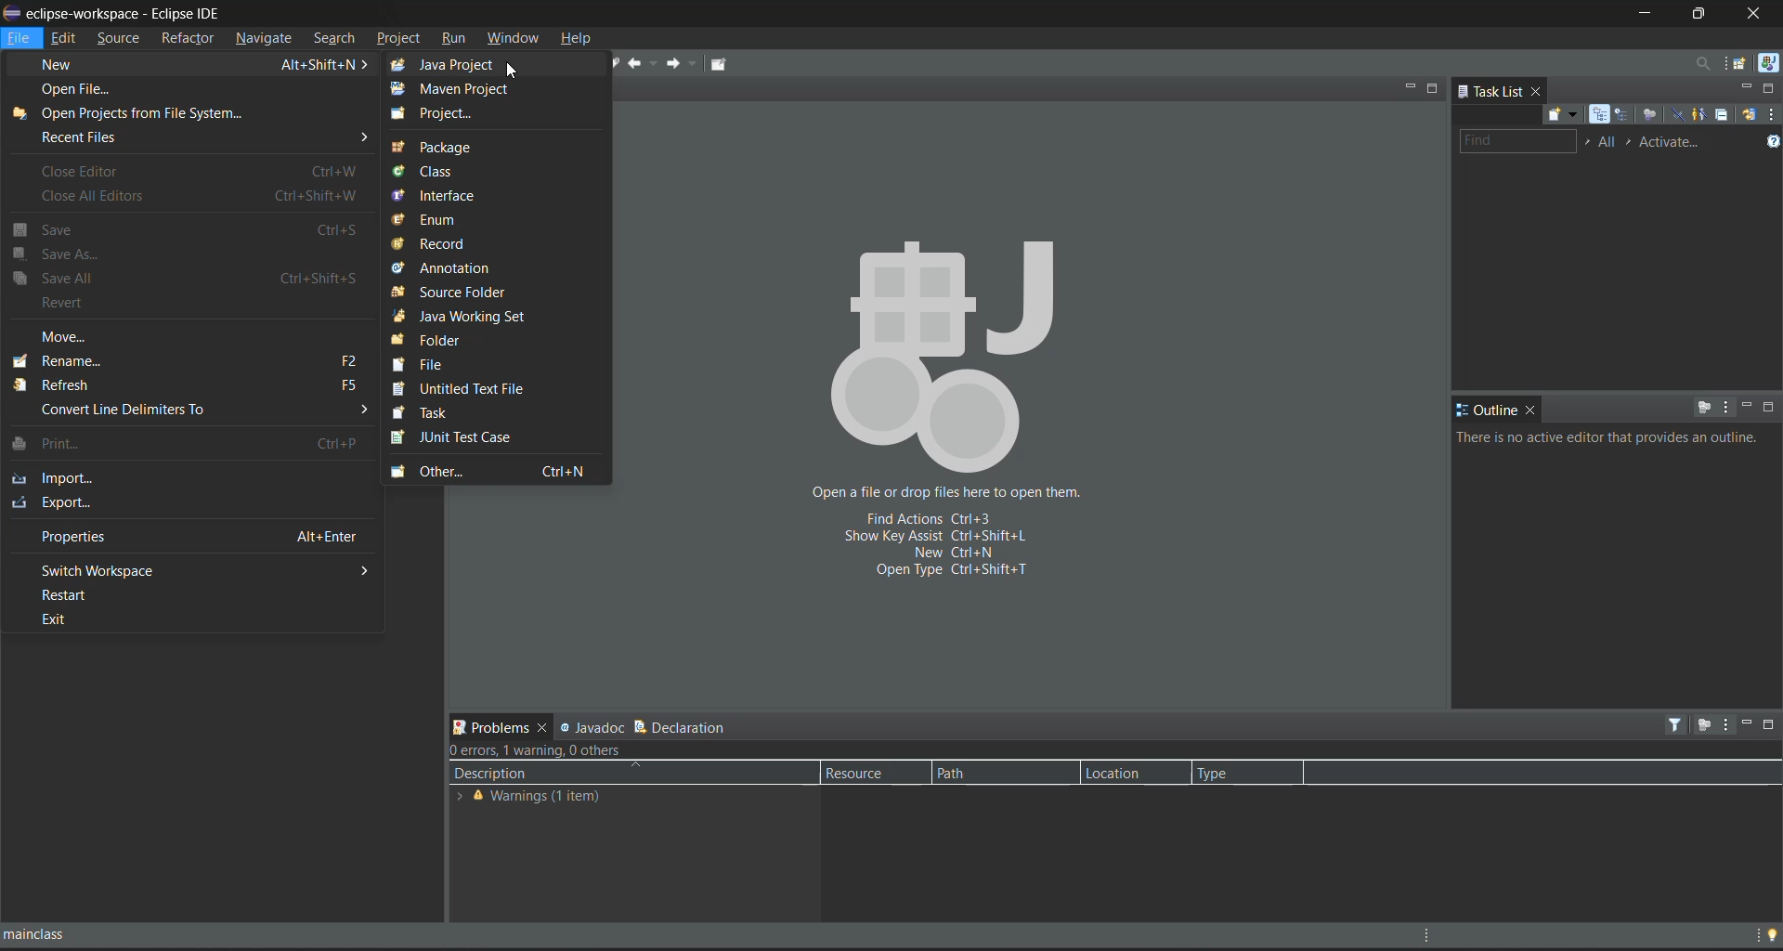  Describe the element at coordinates (1487, 410) in the screenshot. I see `outline` at that location.